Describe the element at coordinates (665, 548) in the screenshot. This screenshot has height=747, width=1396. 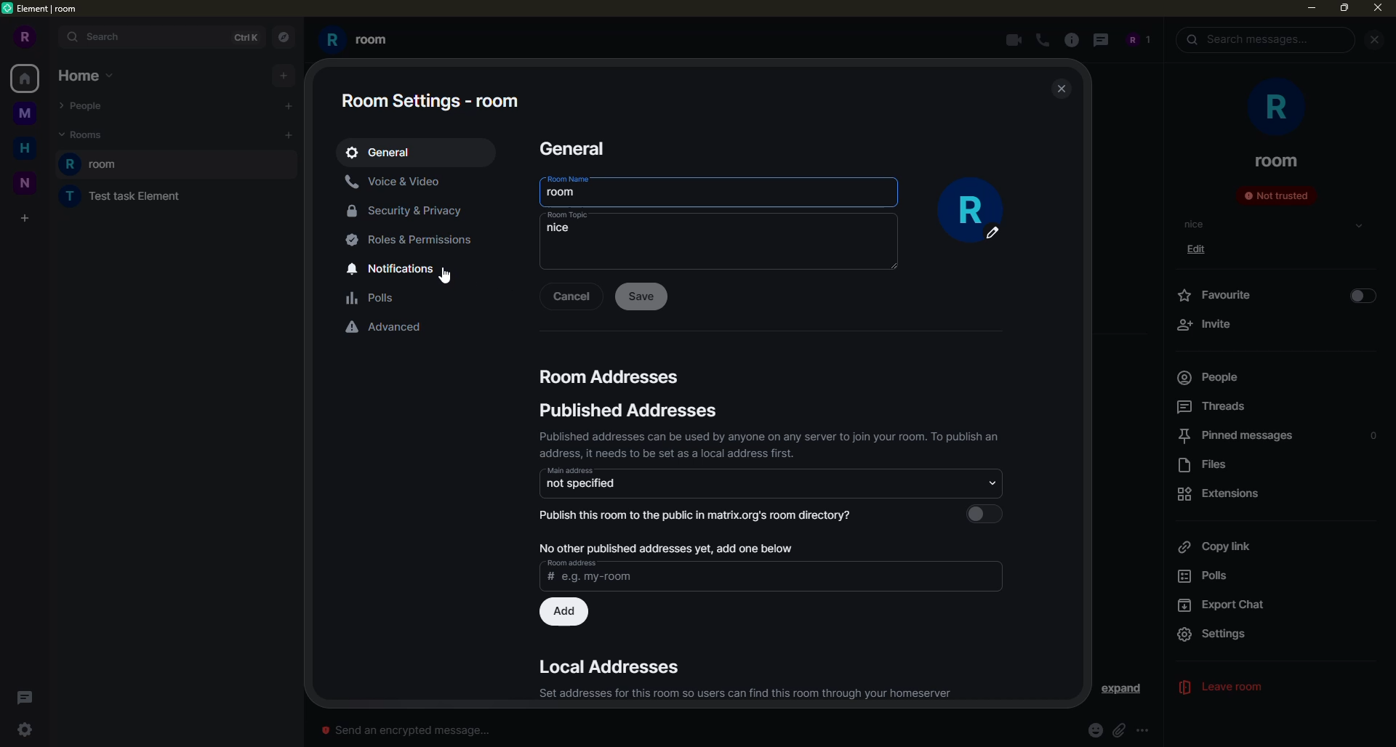
I see `info` at that location.